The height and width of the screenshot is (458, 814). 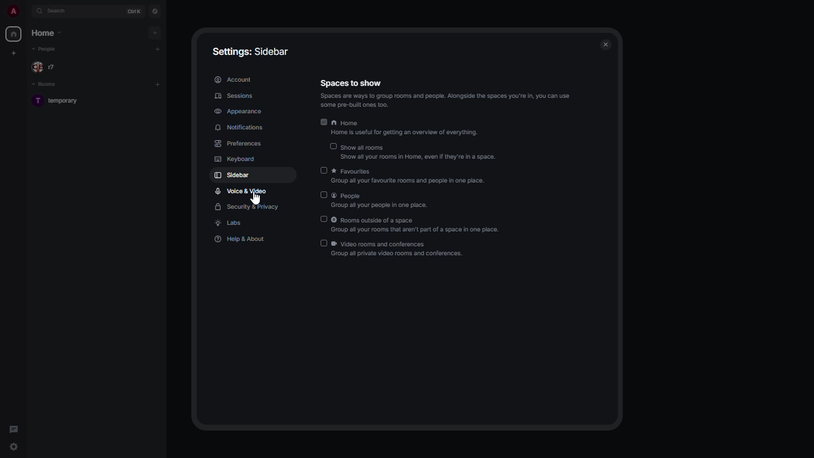 I want to click on security & privacy, so click(x=249, y=209).